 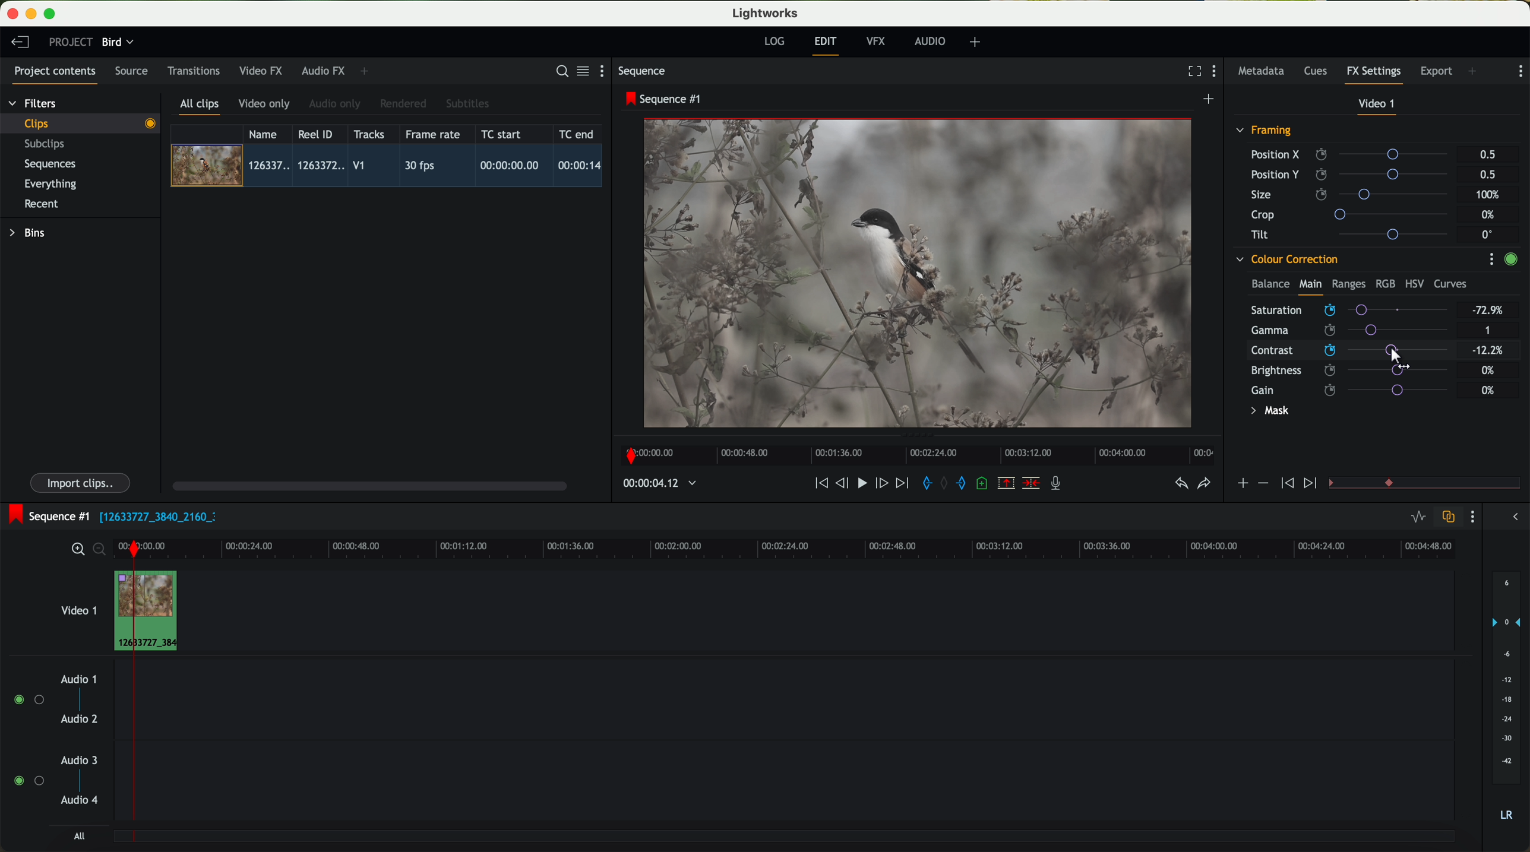 I want to click on mask, so click(x=1267, y=412).